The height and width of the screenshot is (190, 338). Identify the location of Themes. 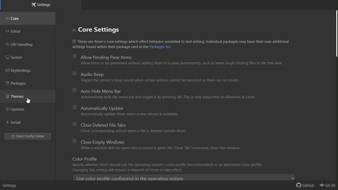
(20, 98).